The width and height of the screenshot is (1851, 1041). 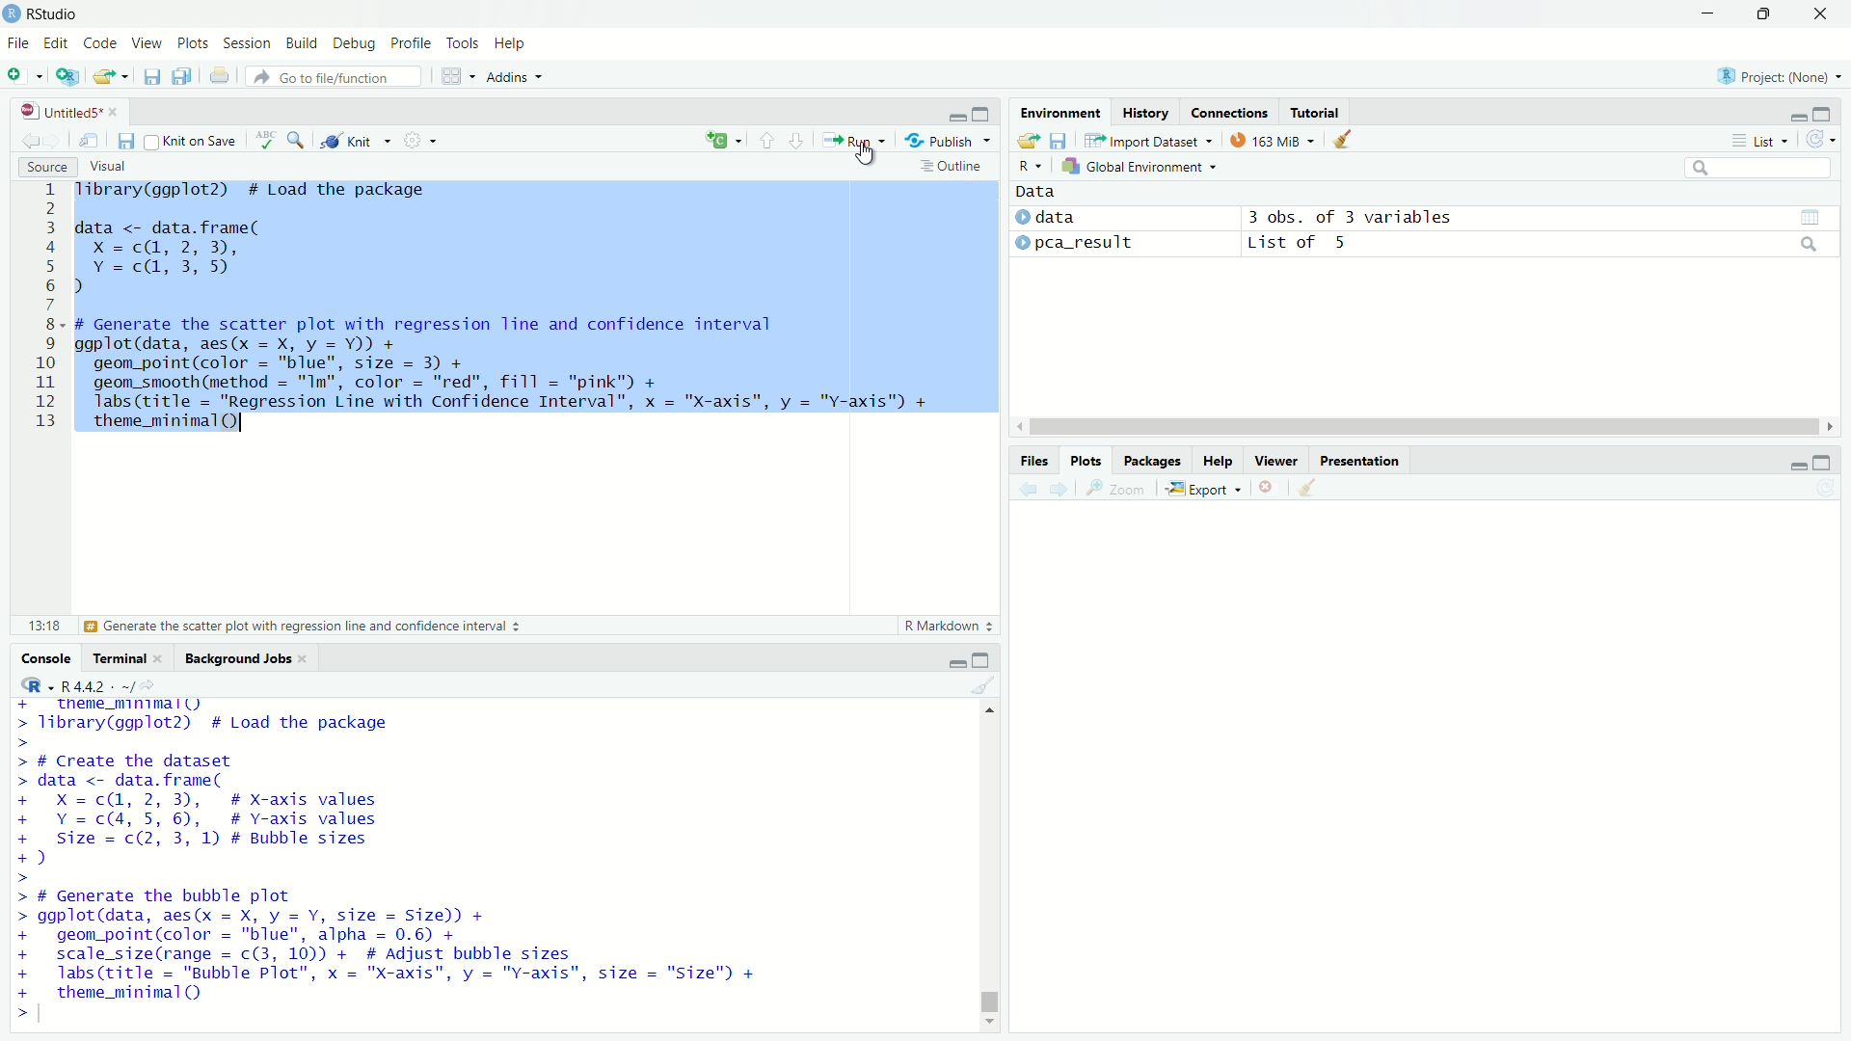 What do you see at coordinates (981, 685) in the screenshot?
I see `Clear console` at bounding box center [981, 685].